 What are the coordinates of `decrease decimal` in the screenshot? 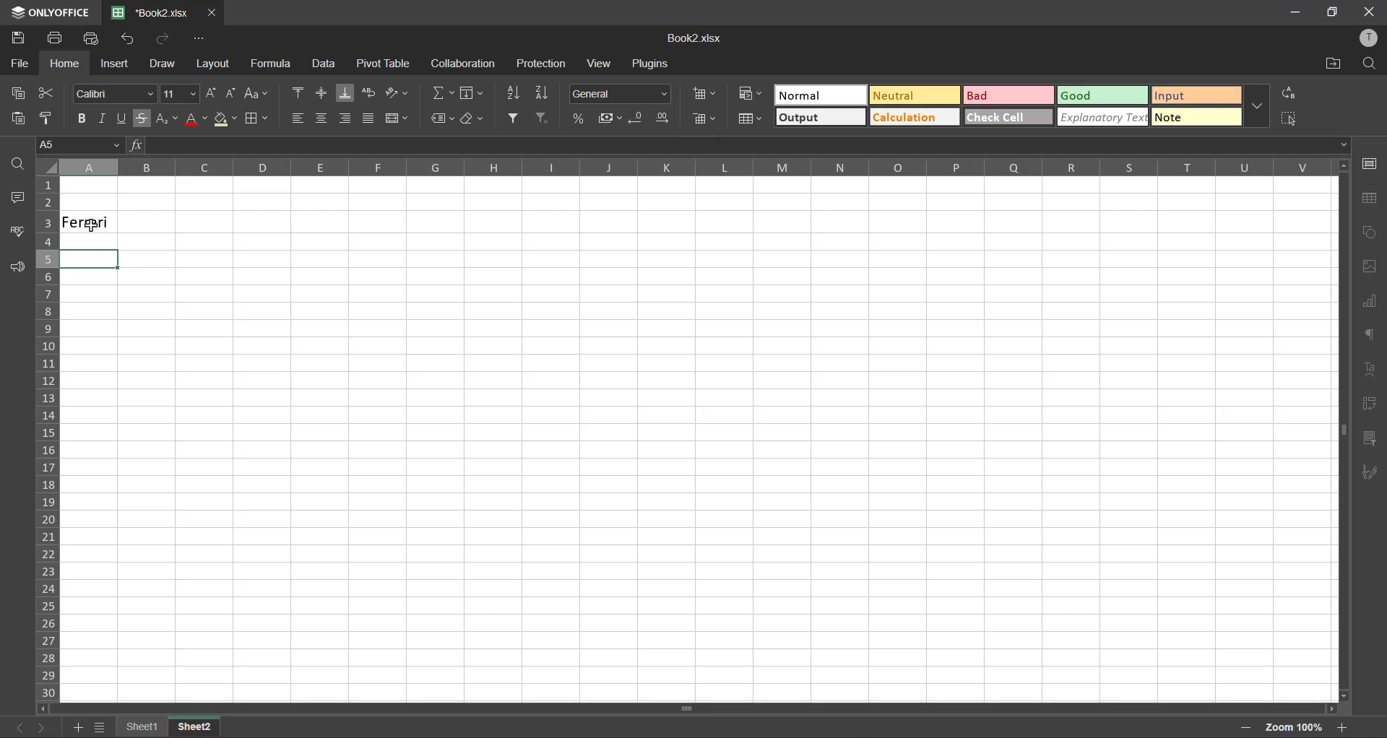 It's located at (638, 120).